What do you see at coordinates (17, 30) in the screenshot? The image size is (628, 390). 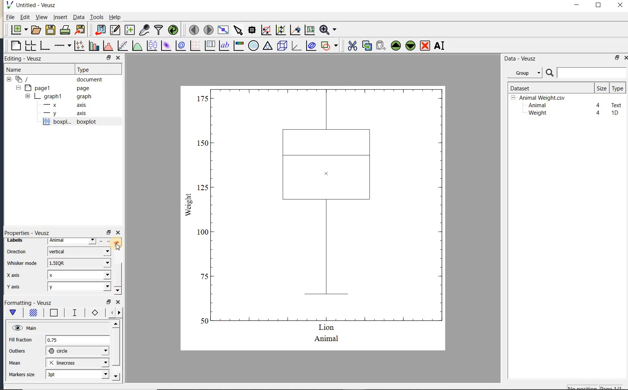 I see `new document` at bounding box center [17, 30].